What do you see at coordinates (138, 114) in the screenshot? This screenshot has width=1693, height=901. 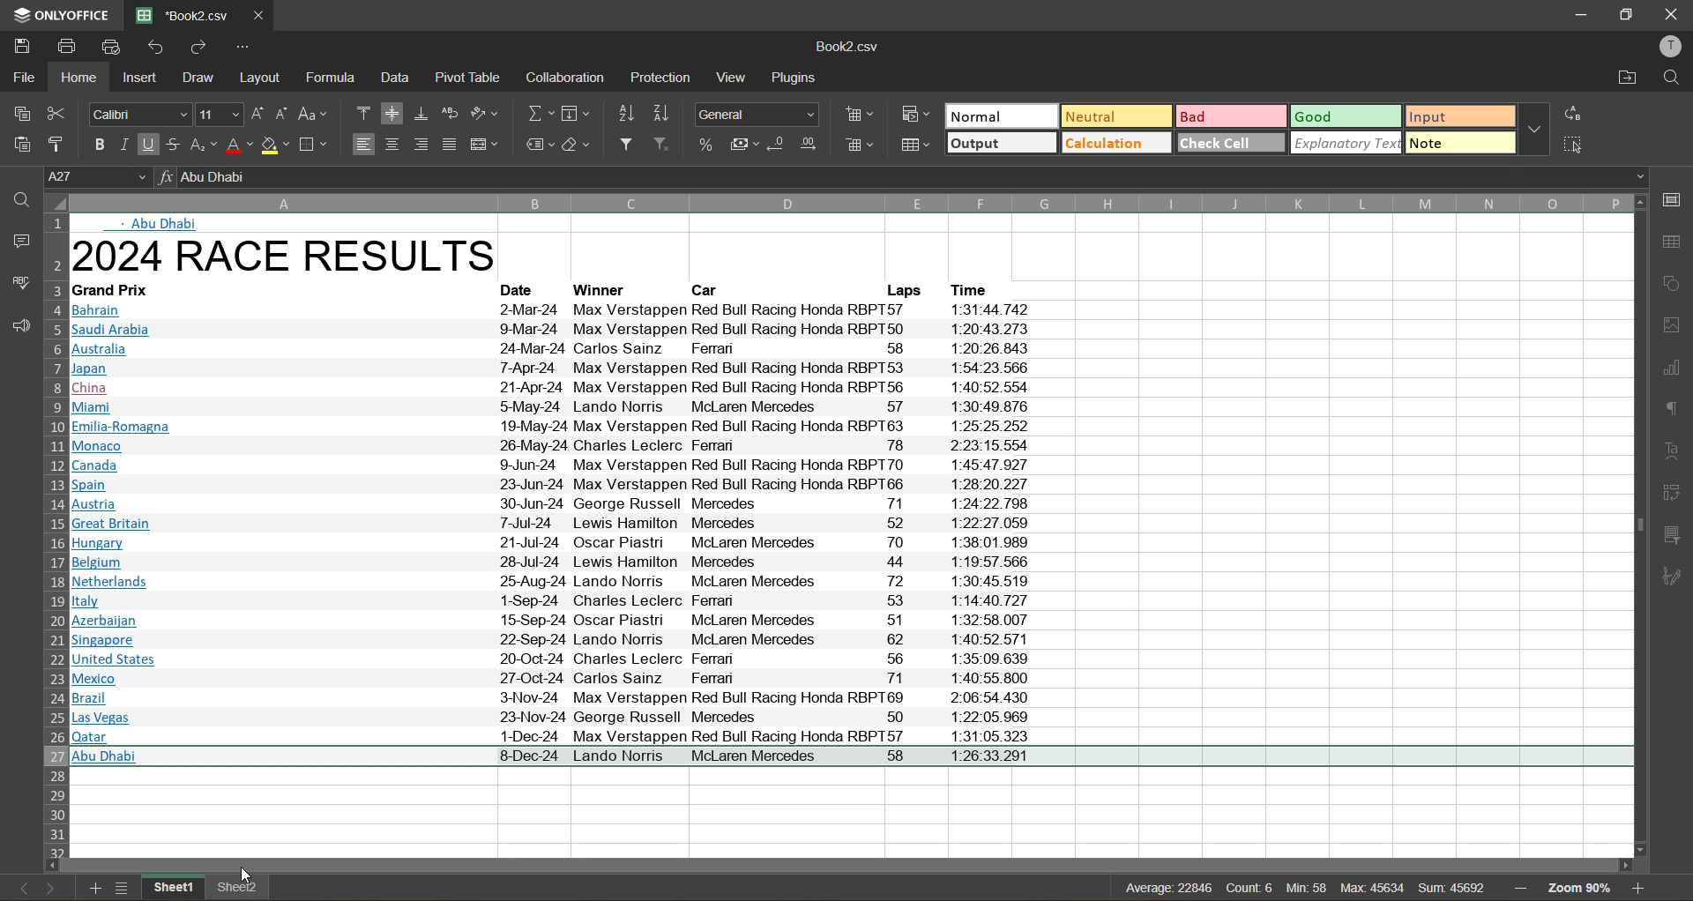 I see `font style` at bounding box center [138, 114].